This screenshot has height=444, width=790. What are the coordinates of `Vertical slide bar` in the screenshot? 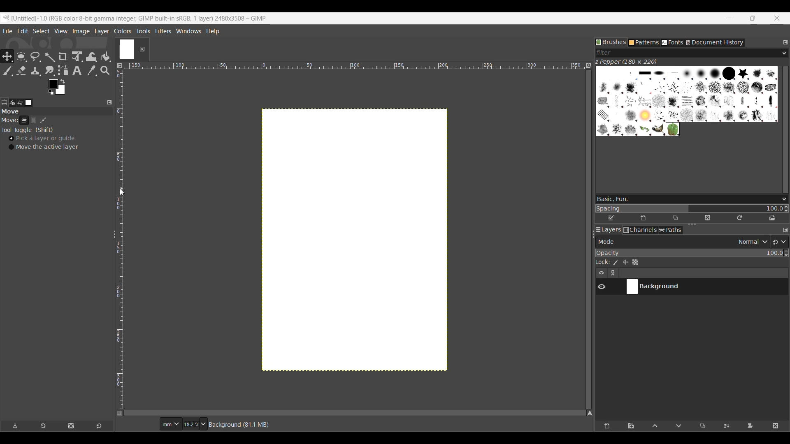 It's located at (786, 129).